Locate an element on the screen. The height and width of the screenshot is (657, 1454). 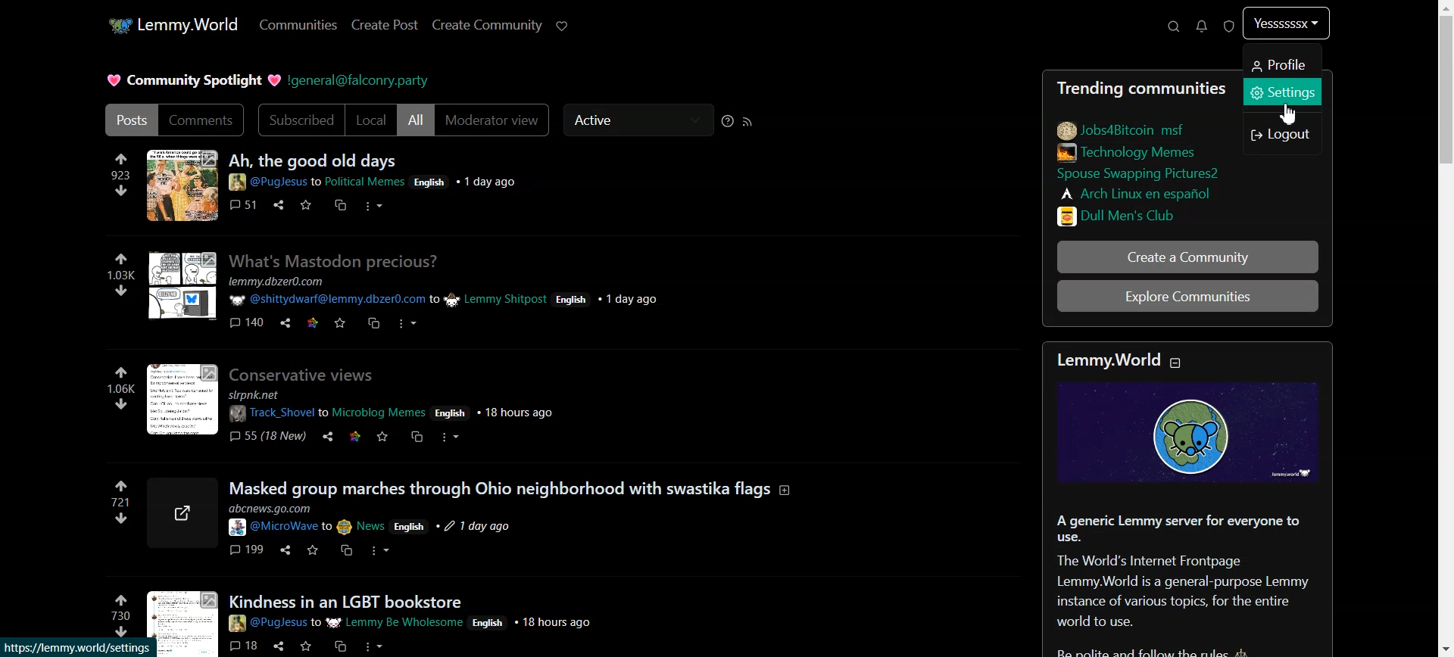
Community help is located at coordinates (728, 121).